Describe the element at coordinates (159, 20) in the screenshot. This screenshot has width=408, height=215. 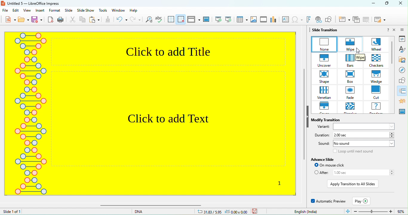
I see `spelling` at that location.